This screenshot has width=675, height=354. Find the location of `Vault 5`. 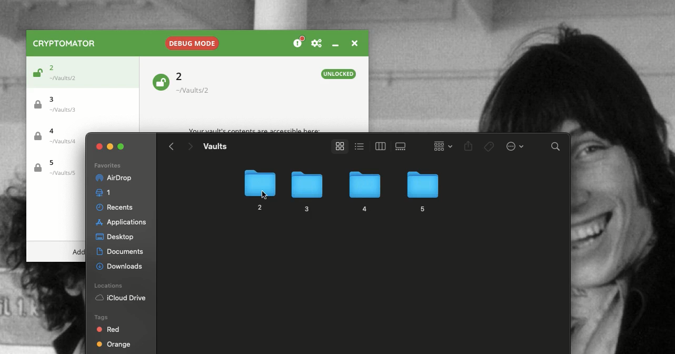

Vault 5 is located at coordinates (55, 168).